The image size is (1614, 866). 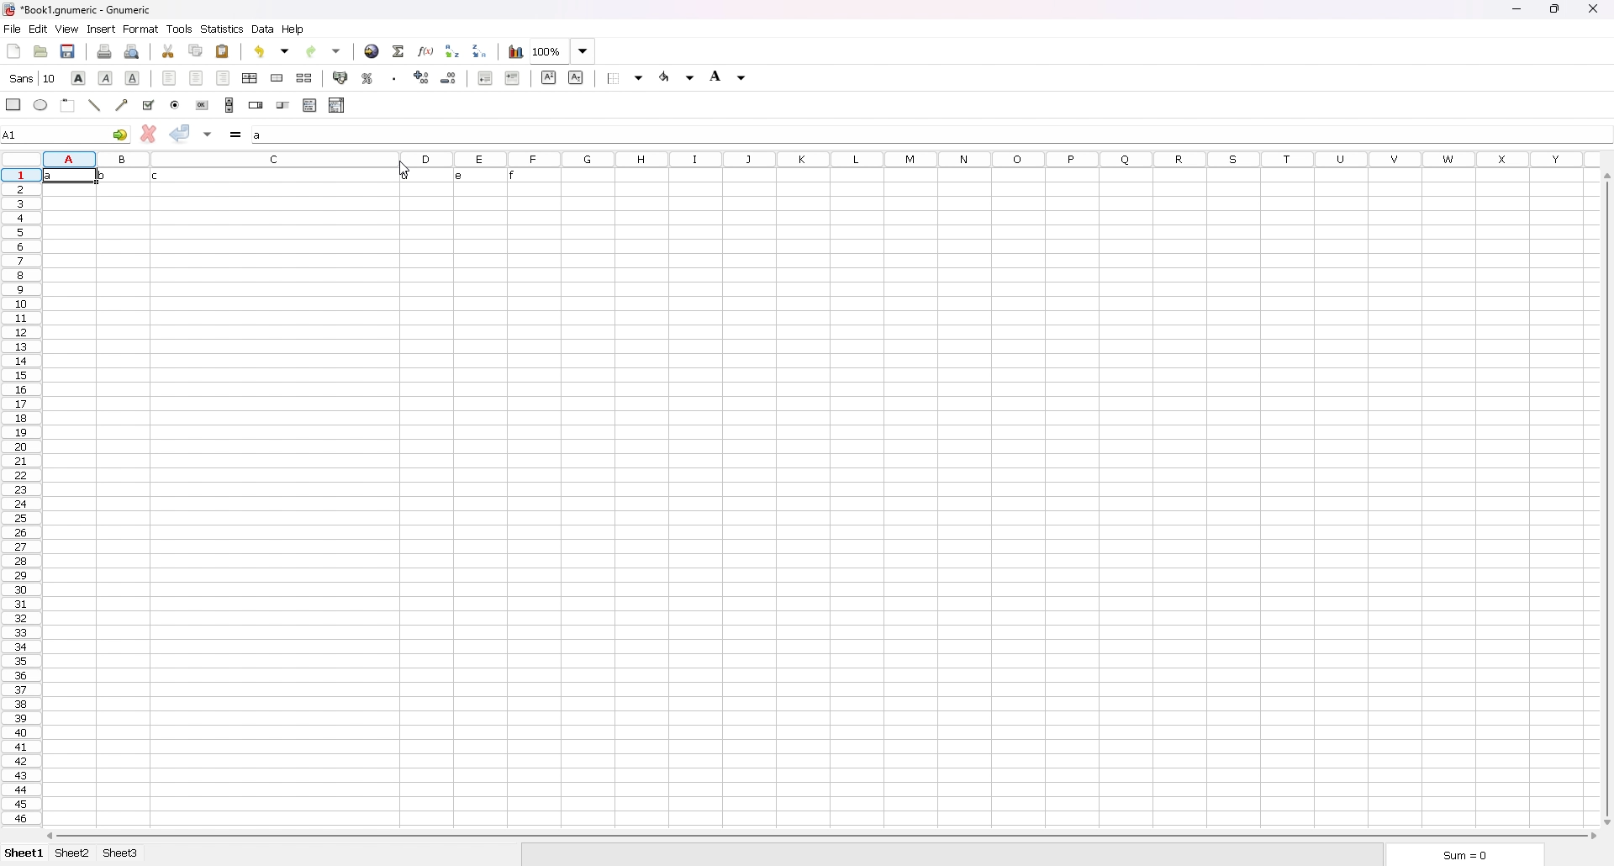 What do you see at coordinates (209, 135) in the screenshot?
I see `accept changes in all cells` at bounding box center [209, 135].